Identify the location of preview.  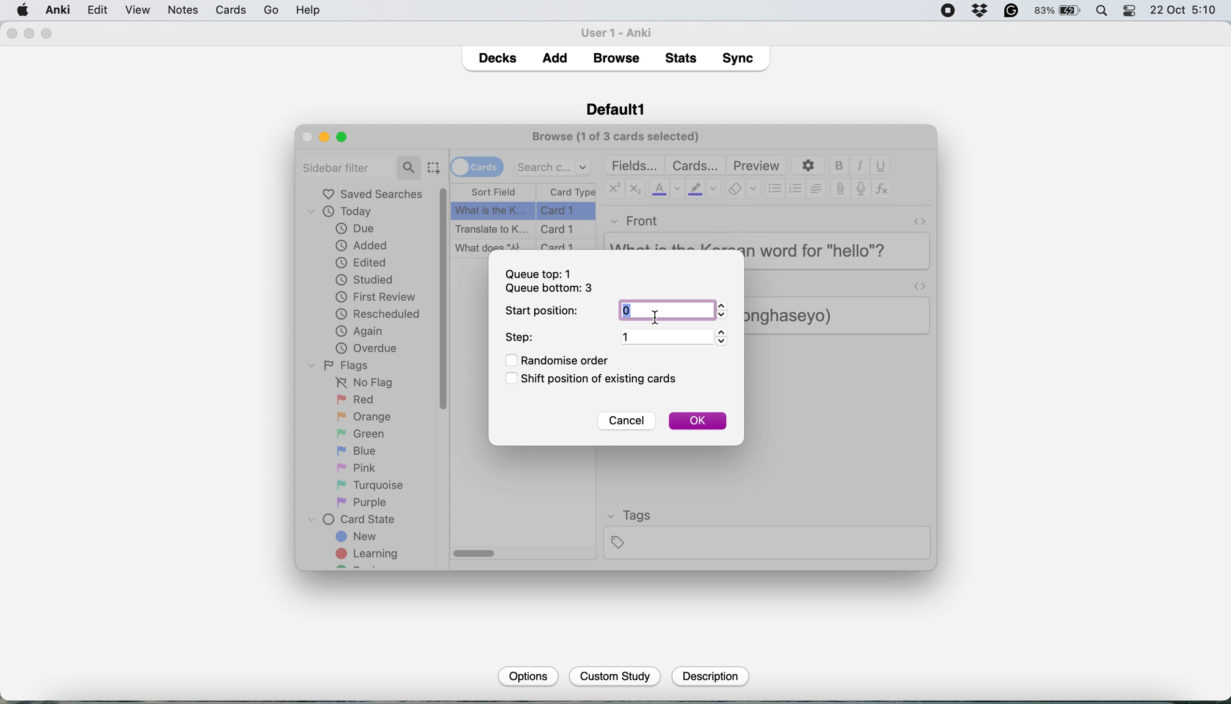
(757, 166).